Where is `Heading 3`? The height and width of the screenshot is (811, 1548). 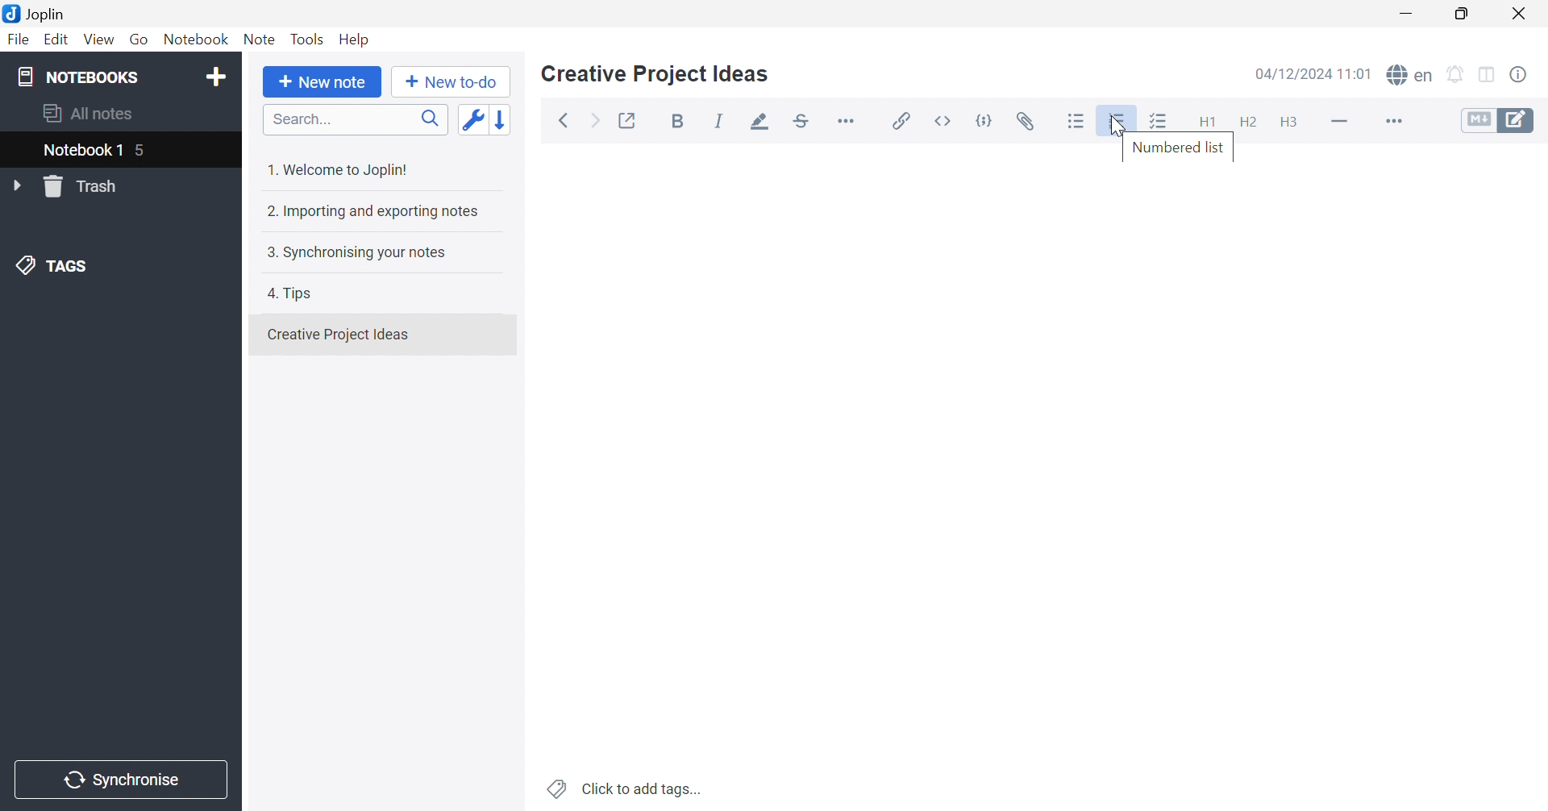 Heading 3 is located at coordinates (1289, 125).